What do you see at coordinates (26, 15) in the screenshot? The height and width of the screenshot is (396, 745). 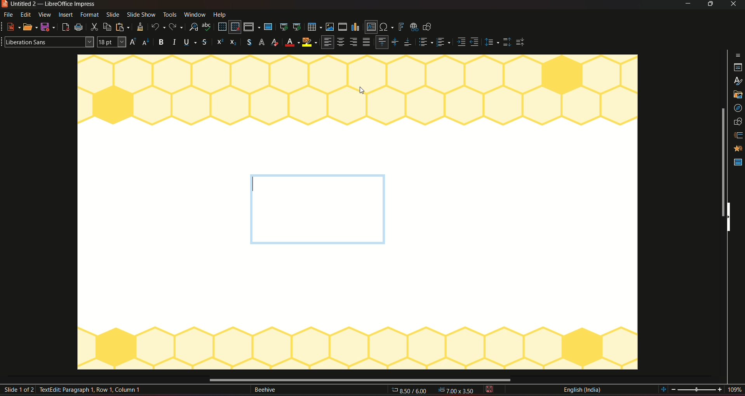 I see `edit` at bounding box center [26, 15].